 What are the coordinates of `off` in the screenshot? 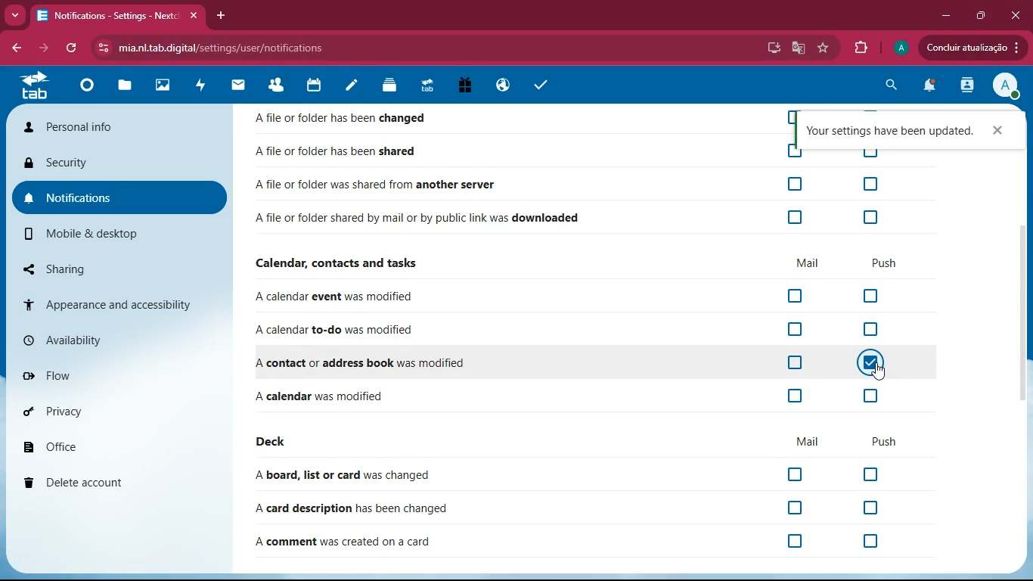 It's located at (876, 297).